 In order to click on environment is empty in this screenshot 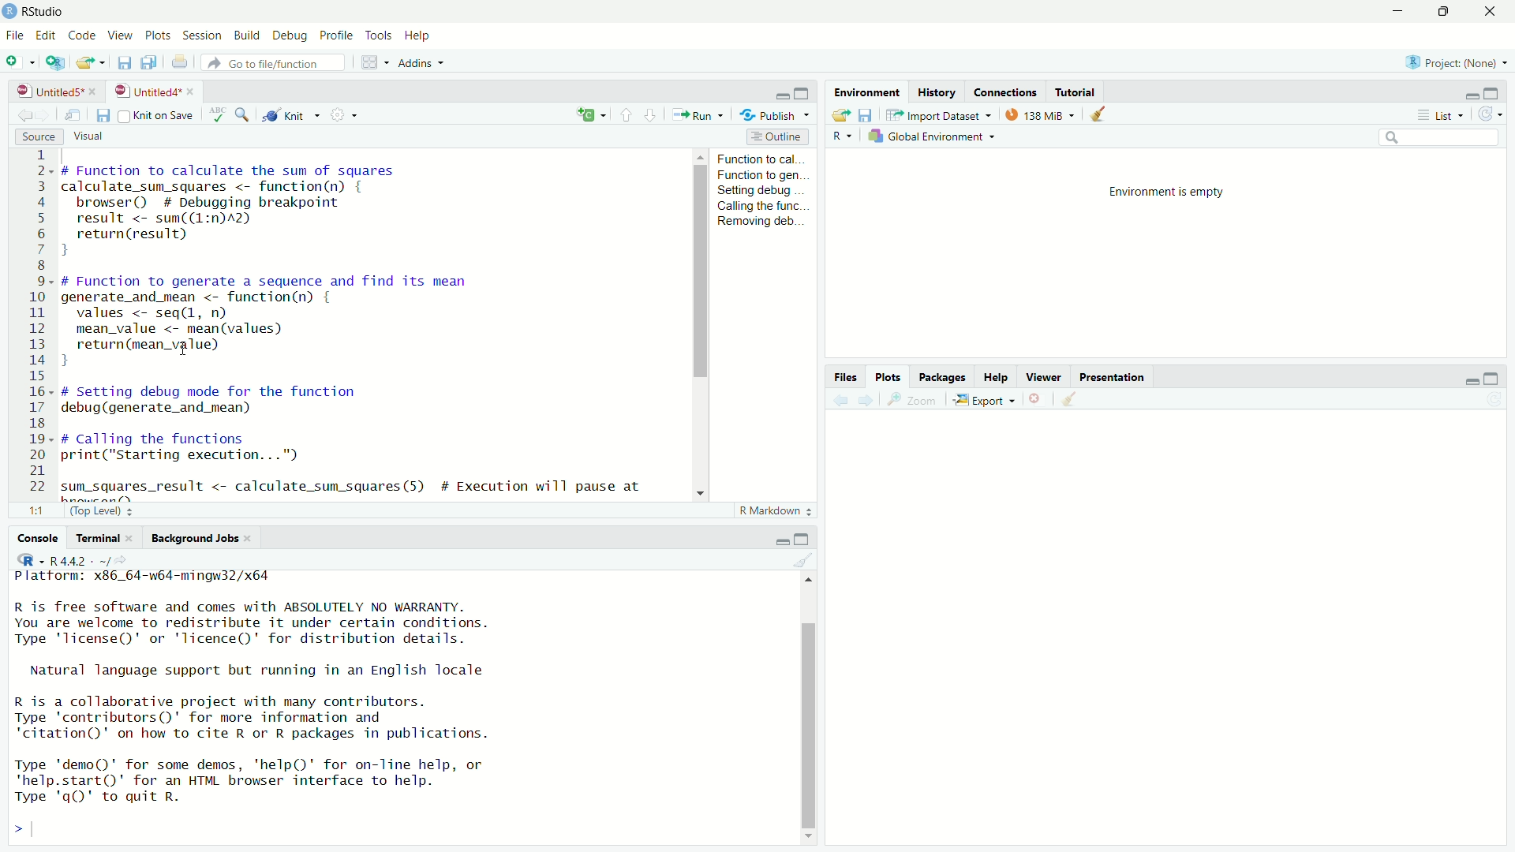, I will do `click(1181, 194)`.